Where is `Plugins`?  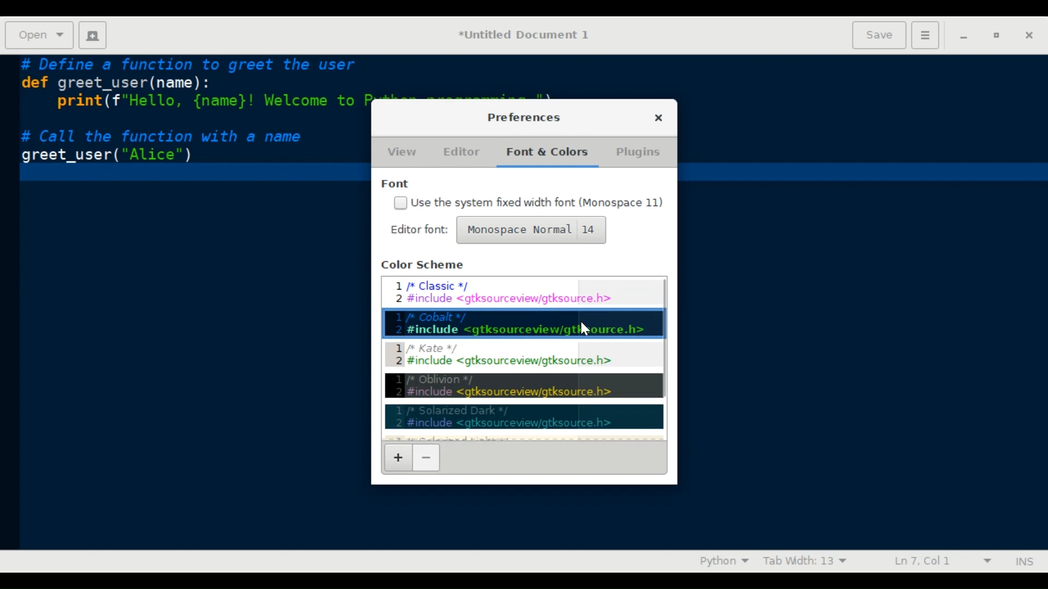
Plugins is located at coordinates (636, 152).